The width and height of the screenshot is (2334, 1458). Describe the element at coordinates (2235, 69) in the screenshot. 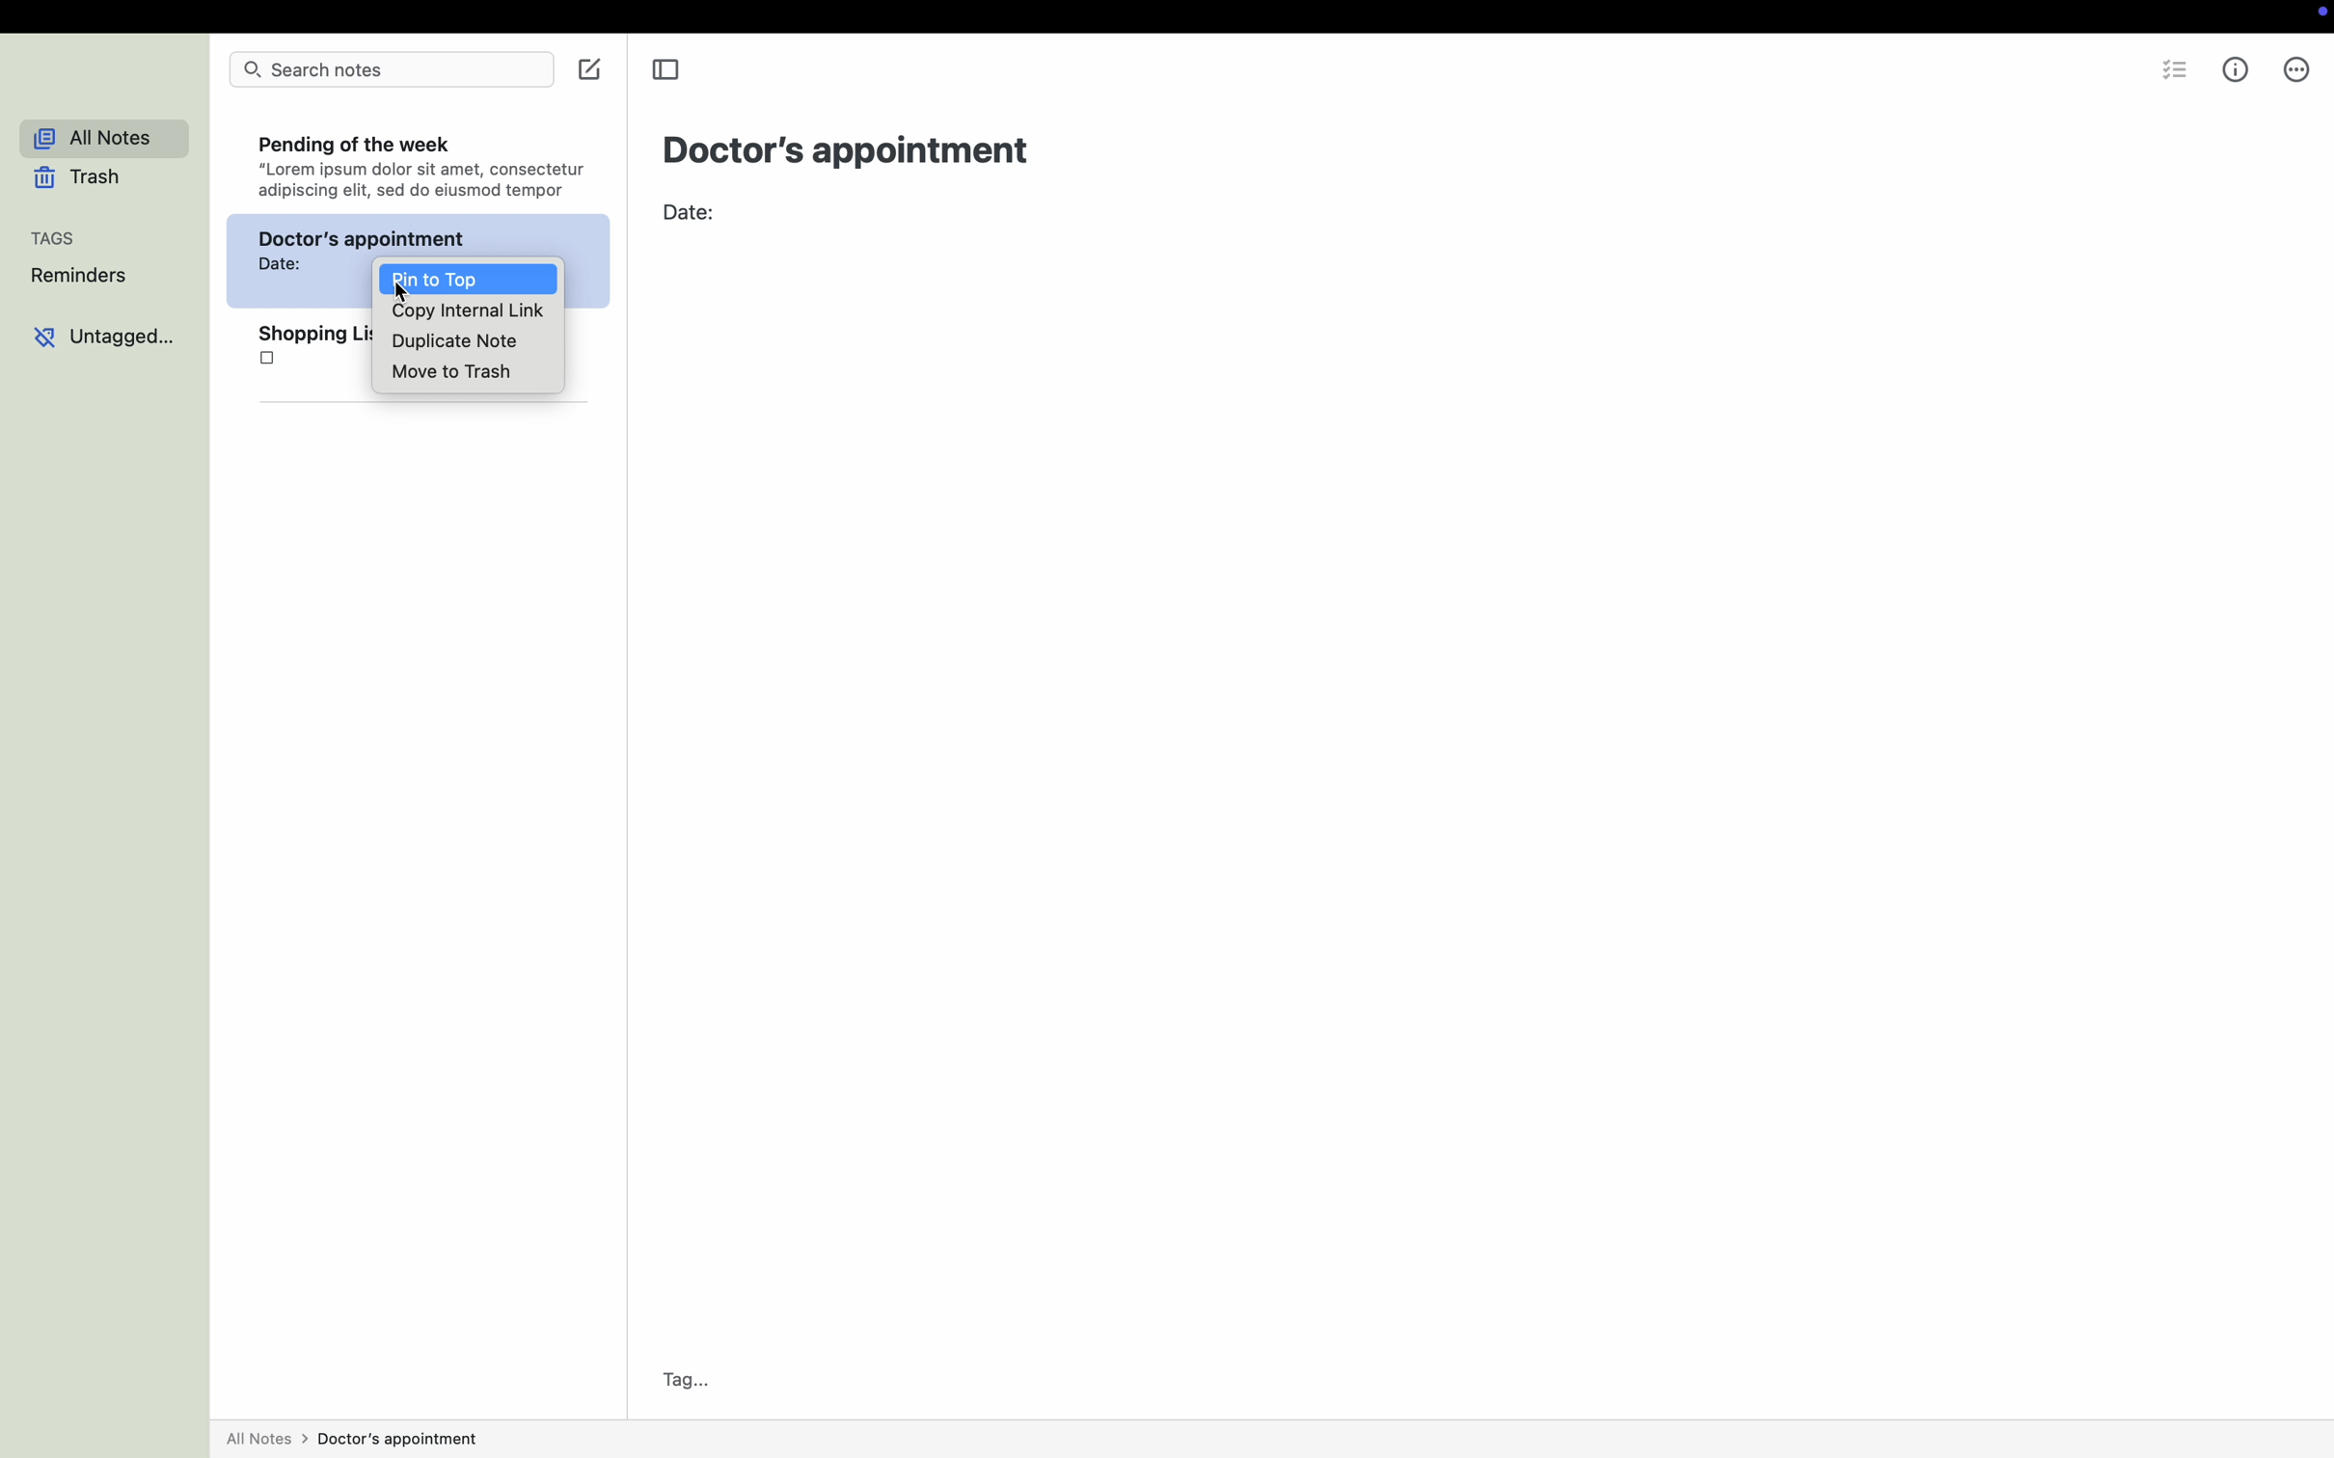

I see `metrics` at that location.